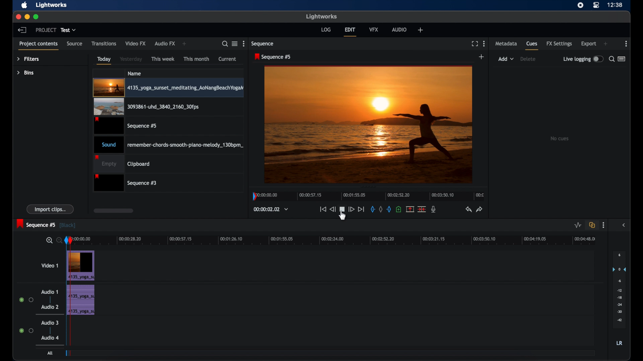 This screenshot has width=643, height=361. I want to click on video preview, so click(368, 124).